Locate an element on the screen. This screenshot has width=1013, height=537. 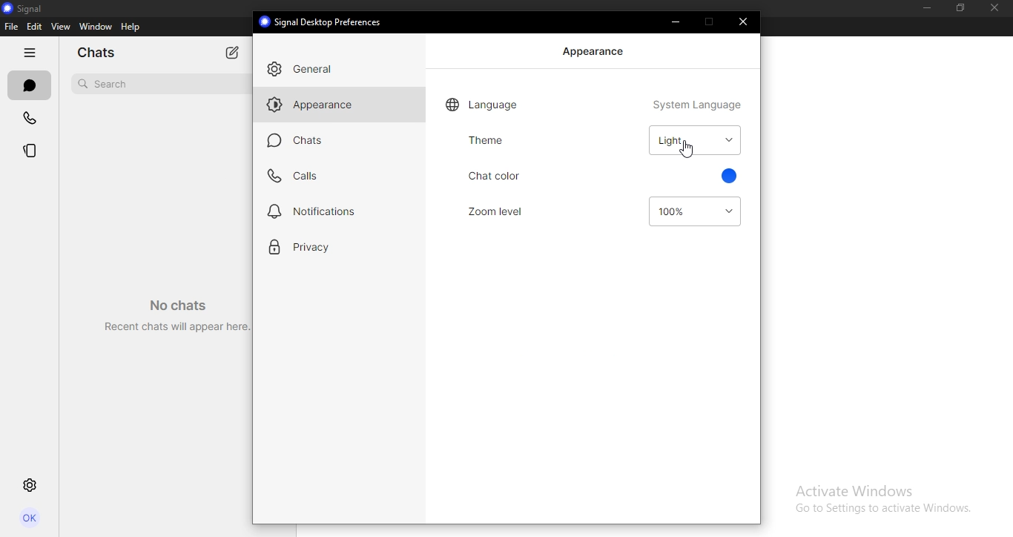
privacy is located at coordinates (314, 247).